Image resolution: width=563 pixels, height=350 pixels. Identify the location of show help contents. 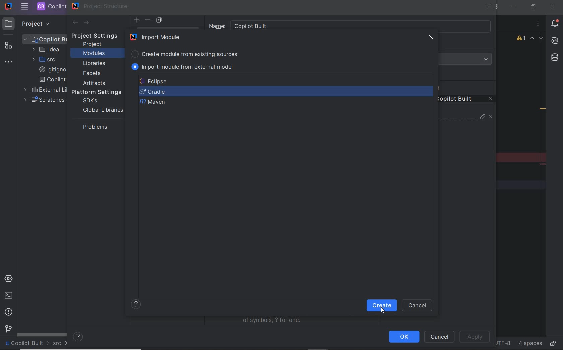
(137, 305).